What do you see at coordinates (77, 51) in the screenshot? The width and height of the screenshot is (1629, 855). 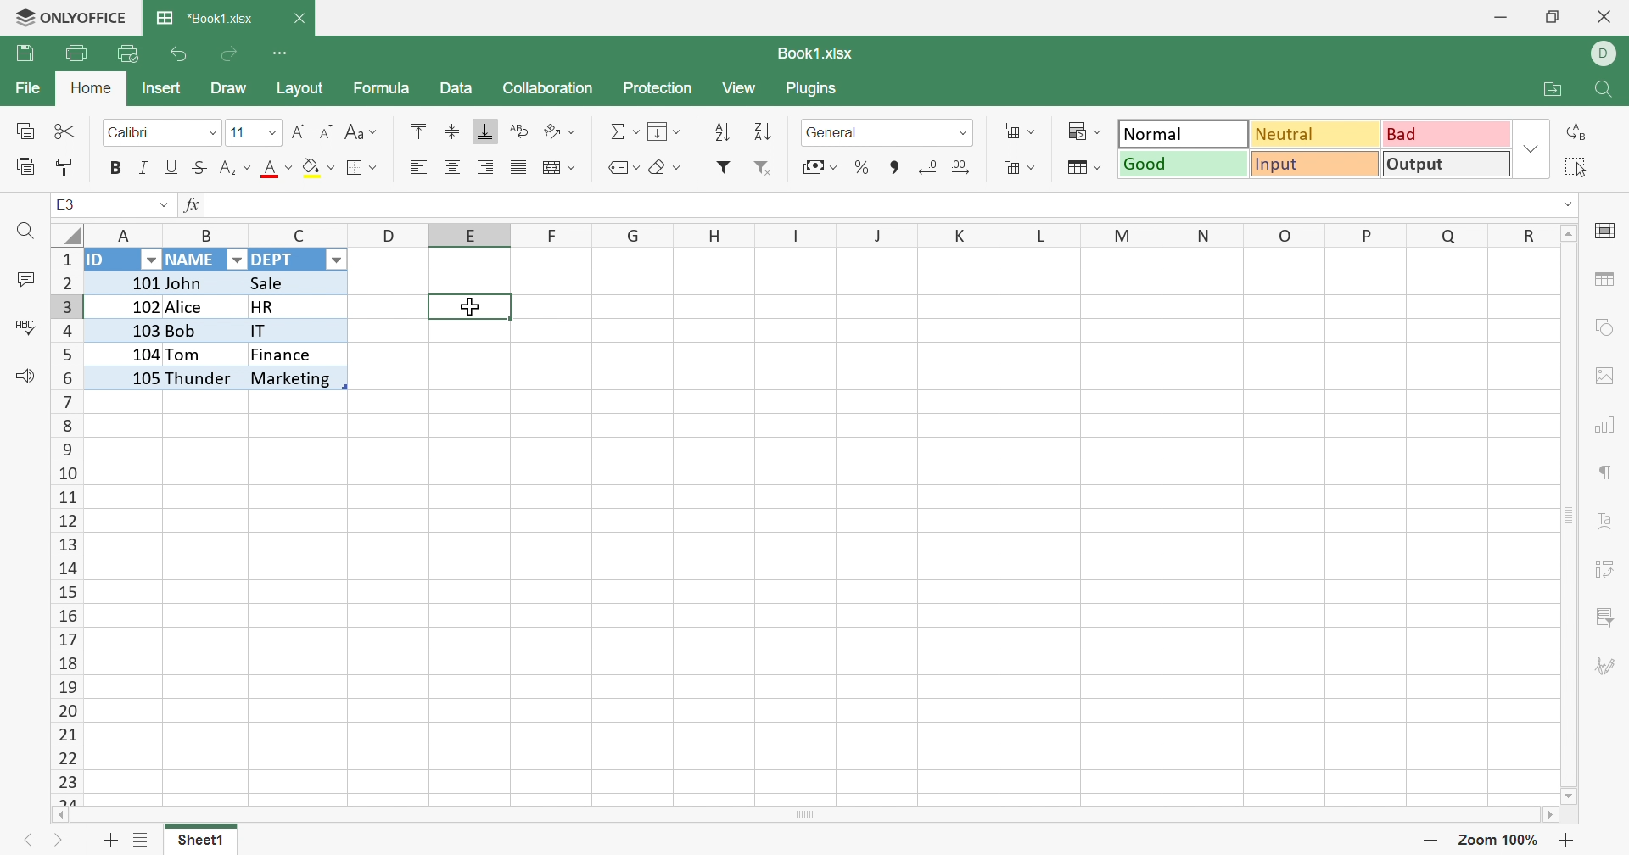 I see `Print` at bounding box center [77, 51].